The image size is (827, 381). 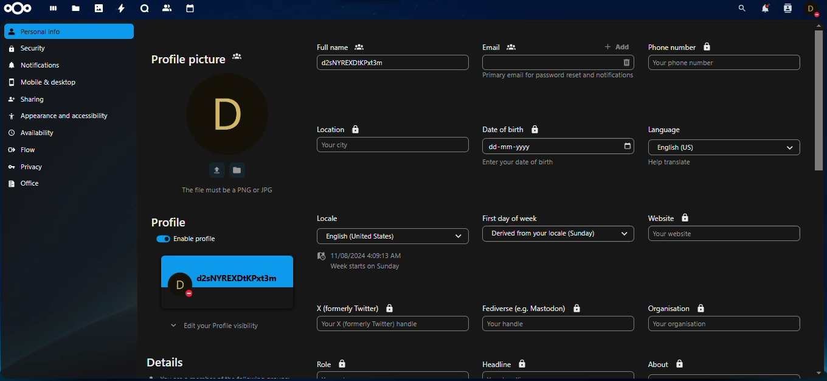 I want to click on flow, so click(x=69, y=150).